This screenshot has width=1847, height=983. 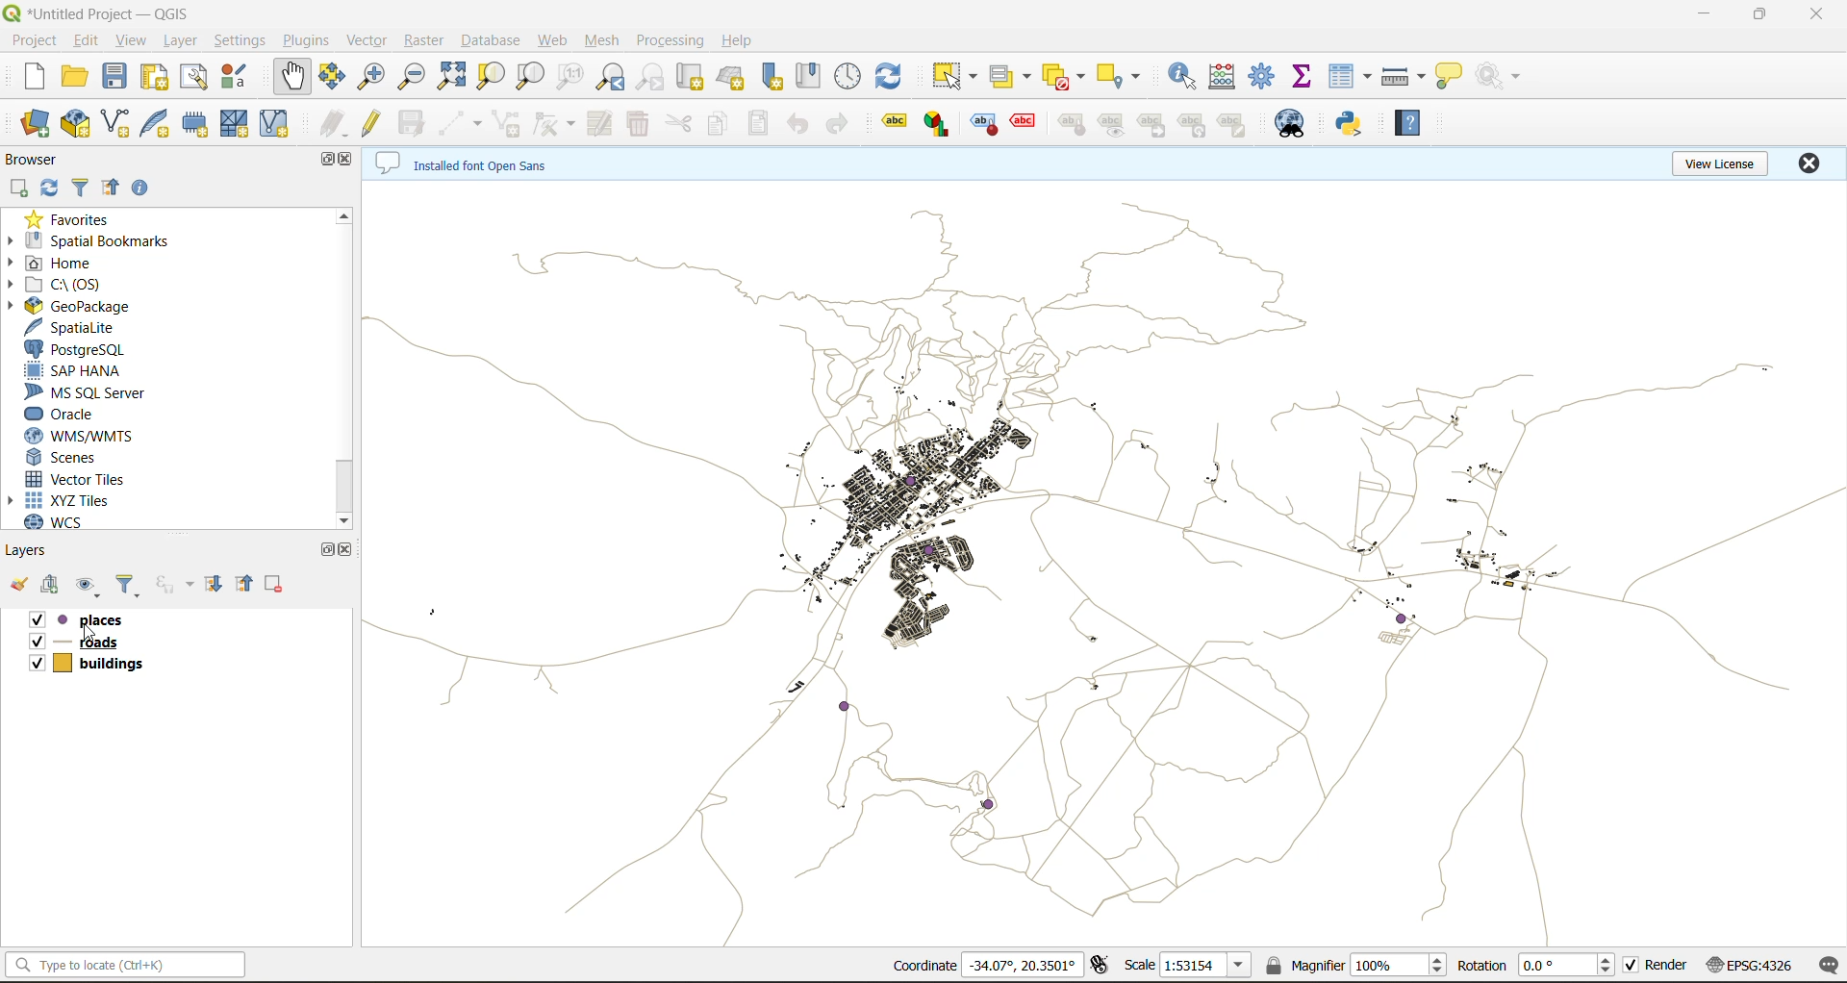 What do you see at coordinates (333, 550) in the screenshot?
I see `maximize` at bounding box center [333, 550].